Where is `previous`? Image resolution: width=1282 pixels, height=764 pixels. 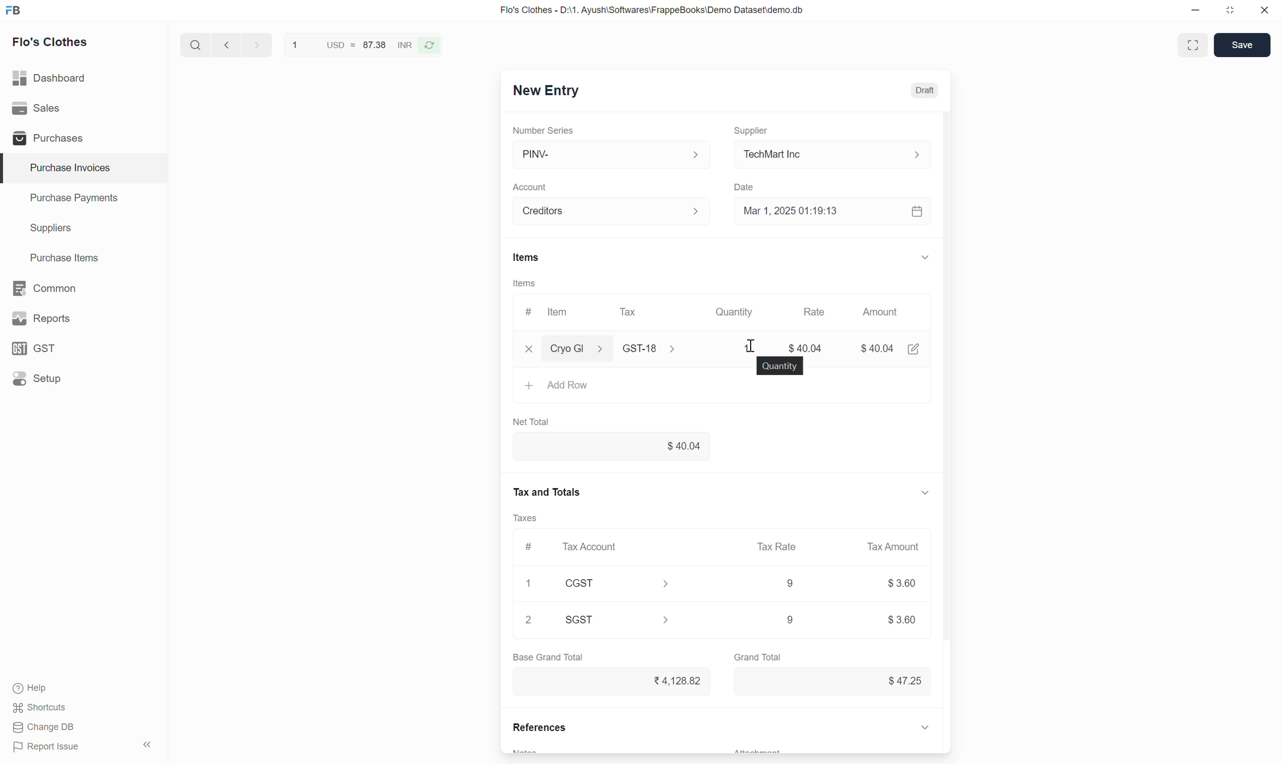 previous is located at coordinates (255, 44).